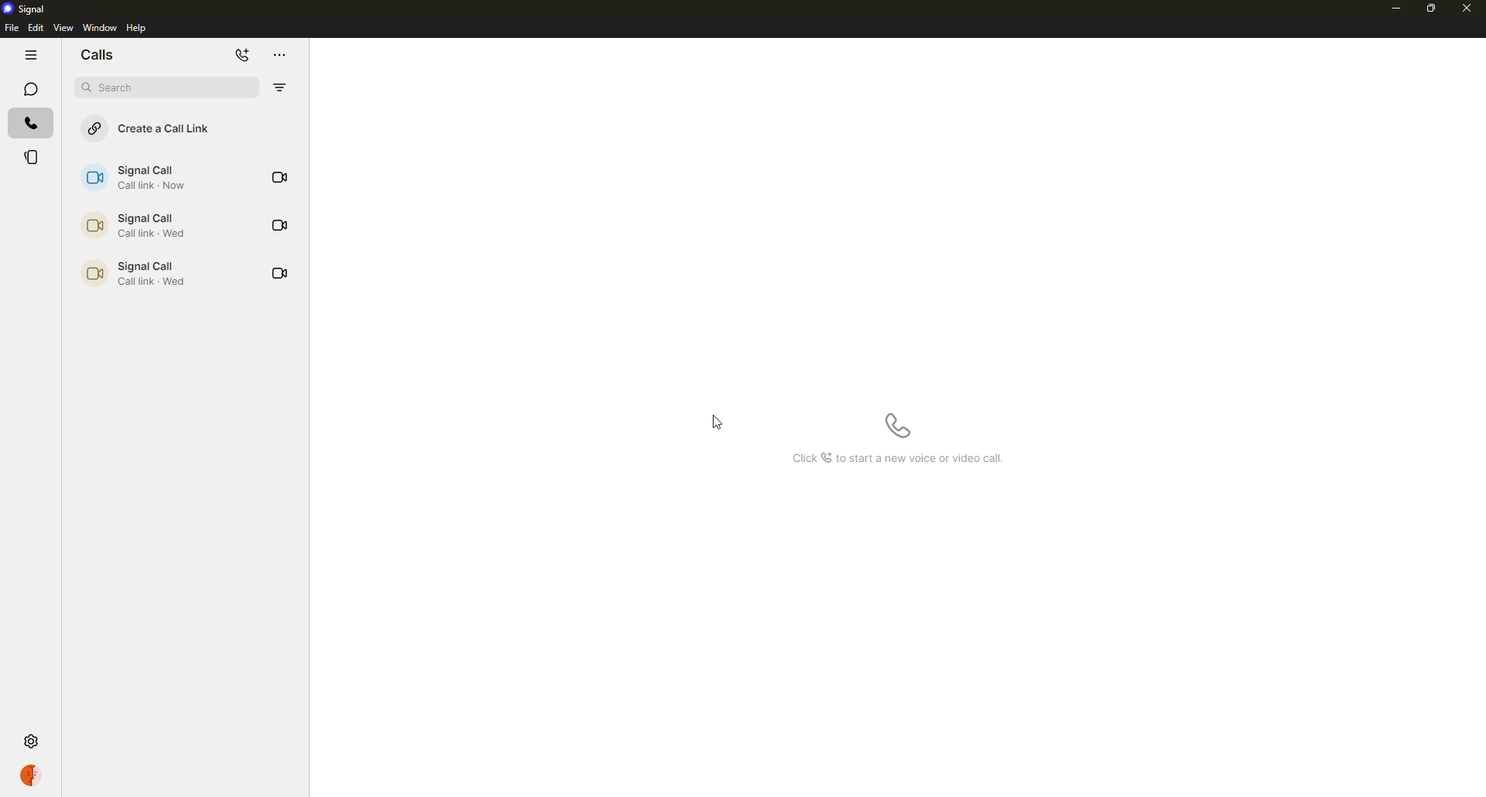 The height and width of the screenshot is (797, 1486). Describe the element at coordinates (63, 27) in the screenshot. I see `view` at that location.